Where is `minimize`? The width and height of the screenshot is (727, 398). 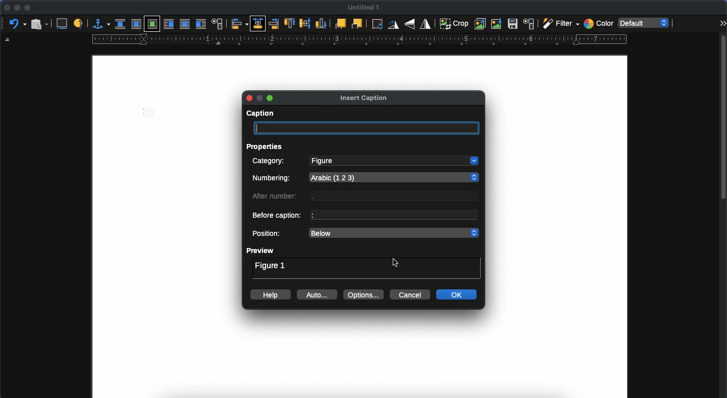 minimize is located at coordinates (16, 8).